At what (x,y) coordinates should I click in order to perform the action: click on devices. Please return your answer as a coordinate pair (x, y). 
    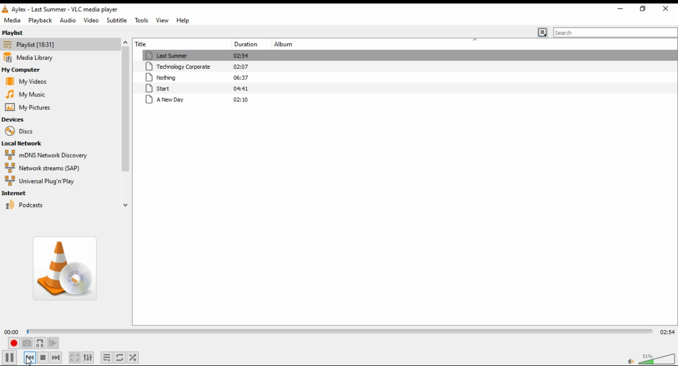
    Looking at the image, I should click on (19, 120).